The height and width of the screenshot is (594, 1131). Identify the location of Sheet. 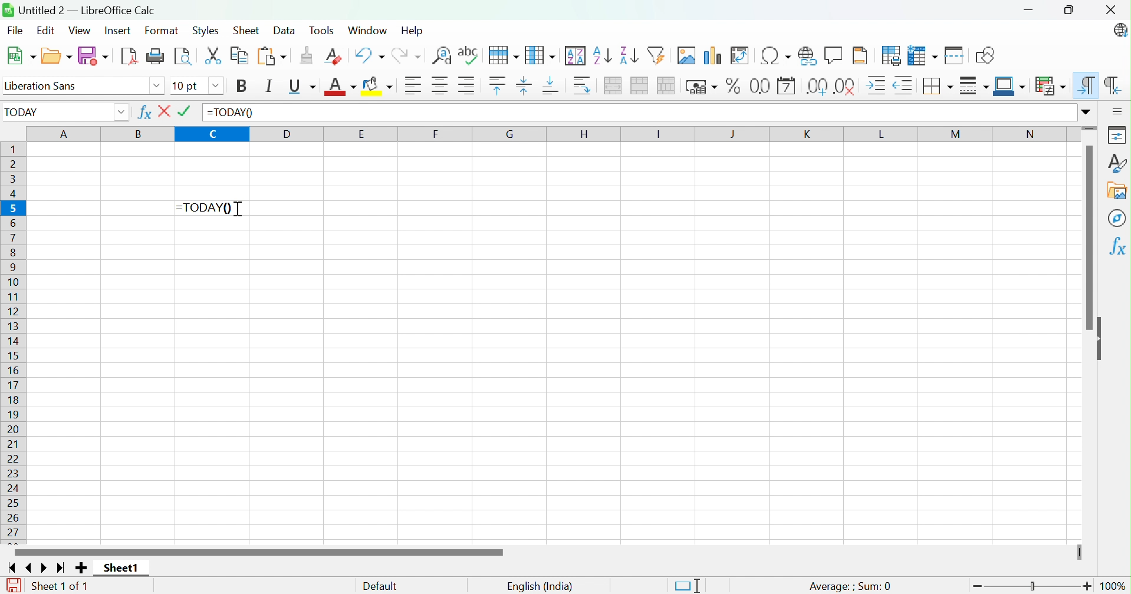
(245, 30).